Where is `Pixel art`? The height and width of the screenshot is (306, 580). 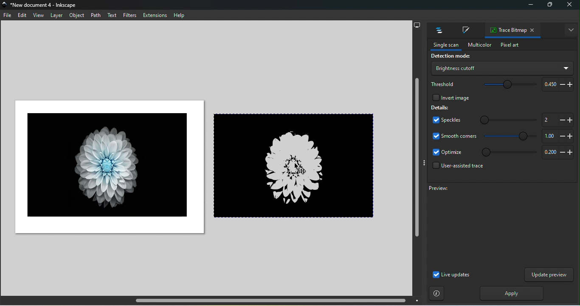
Pixel art is located at coordinates (510, 45).